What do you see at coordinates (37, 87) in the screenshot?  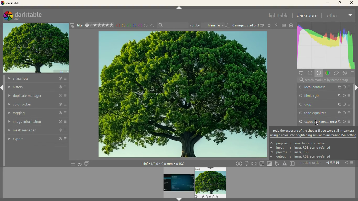 I see `history` at bounding box center [37, 87].